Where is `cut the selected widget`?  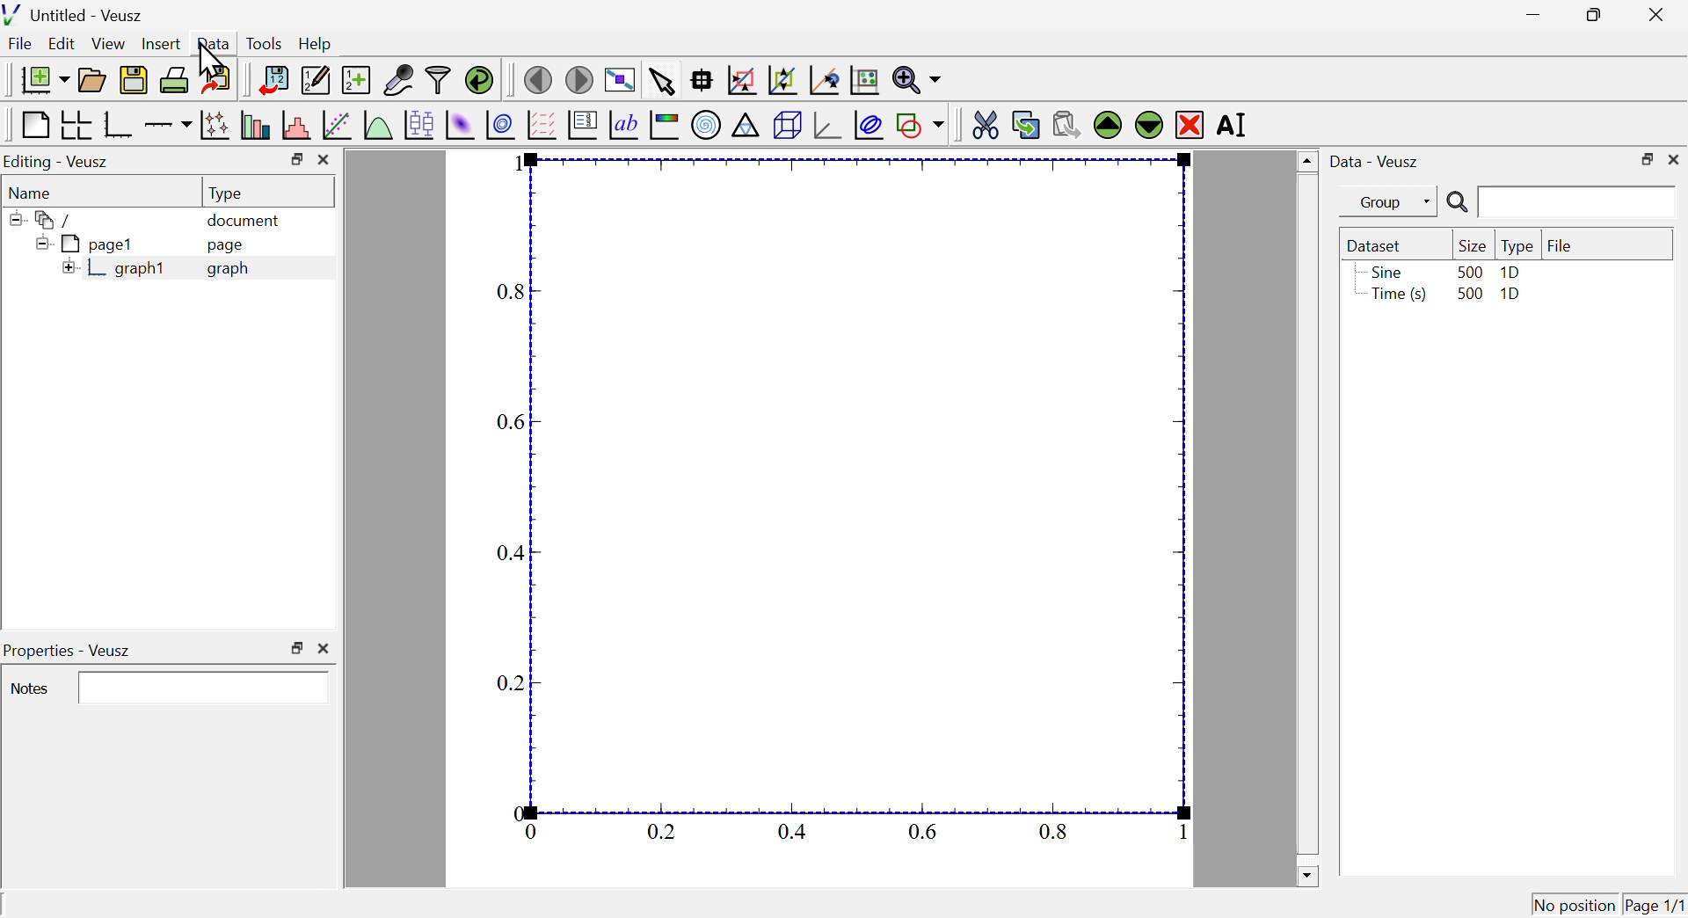 cut the selected widget is located at coordinates (982, 123).